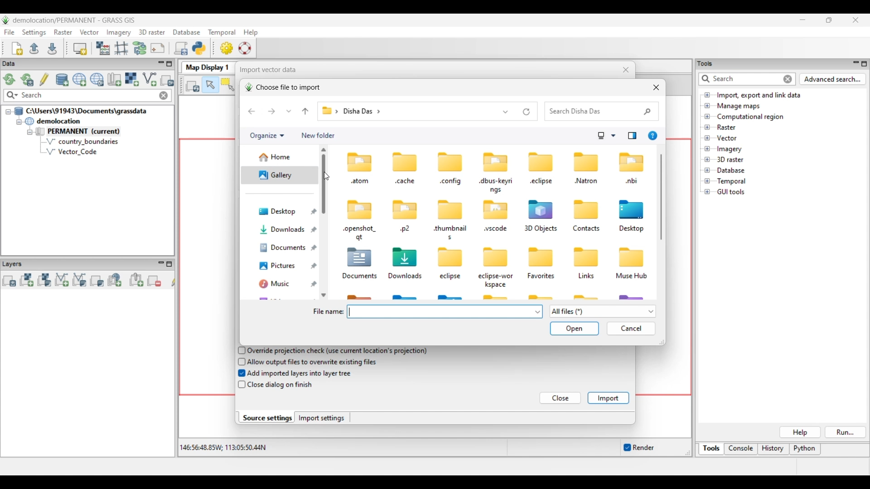 The width and height of the screenshot is (870, 489). What do you see at coordinates (741, 450) in the screenshot?
I see `Console` at bounding box center [741, 450].